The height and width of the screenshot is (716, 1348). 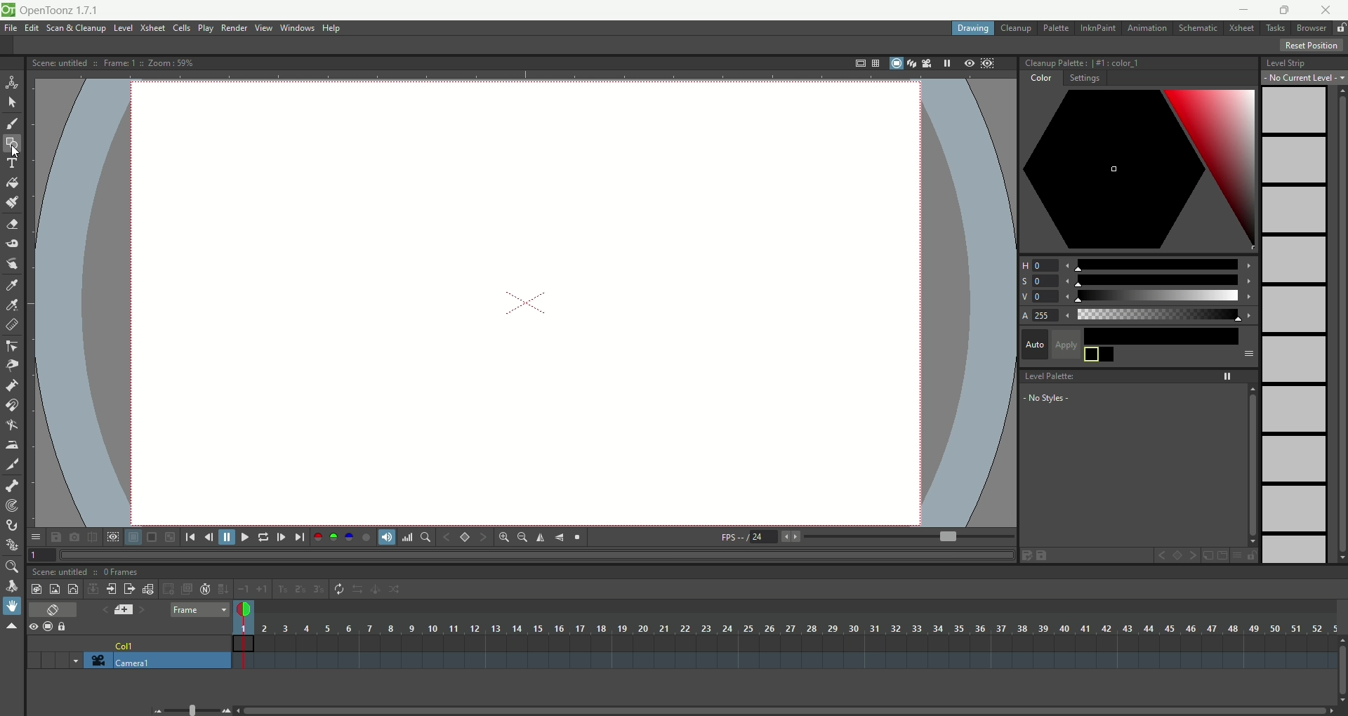 What do you see at coordinates (302, 590) in the screenshot?
I see `reframe on 2's` at bounding box center [302, 590].